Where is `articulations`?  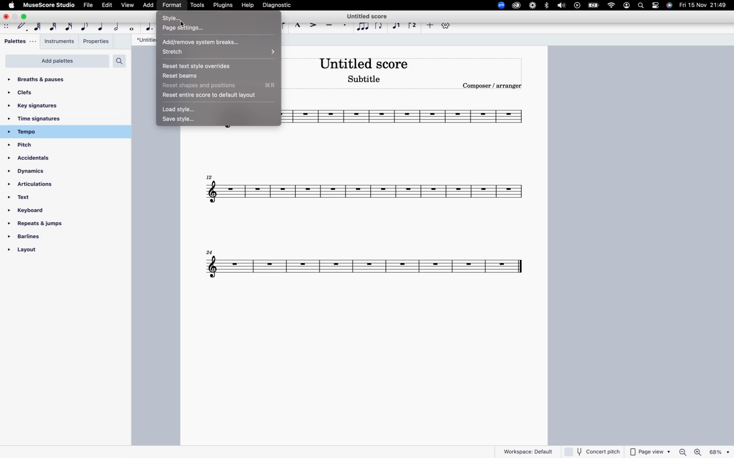 articulations is located at coordinates (36, 186).